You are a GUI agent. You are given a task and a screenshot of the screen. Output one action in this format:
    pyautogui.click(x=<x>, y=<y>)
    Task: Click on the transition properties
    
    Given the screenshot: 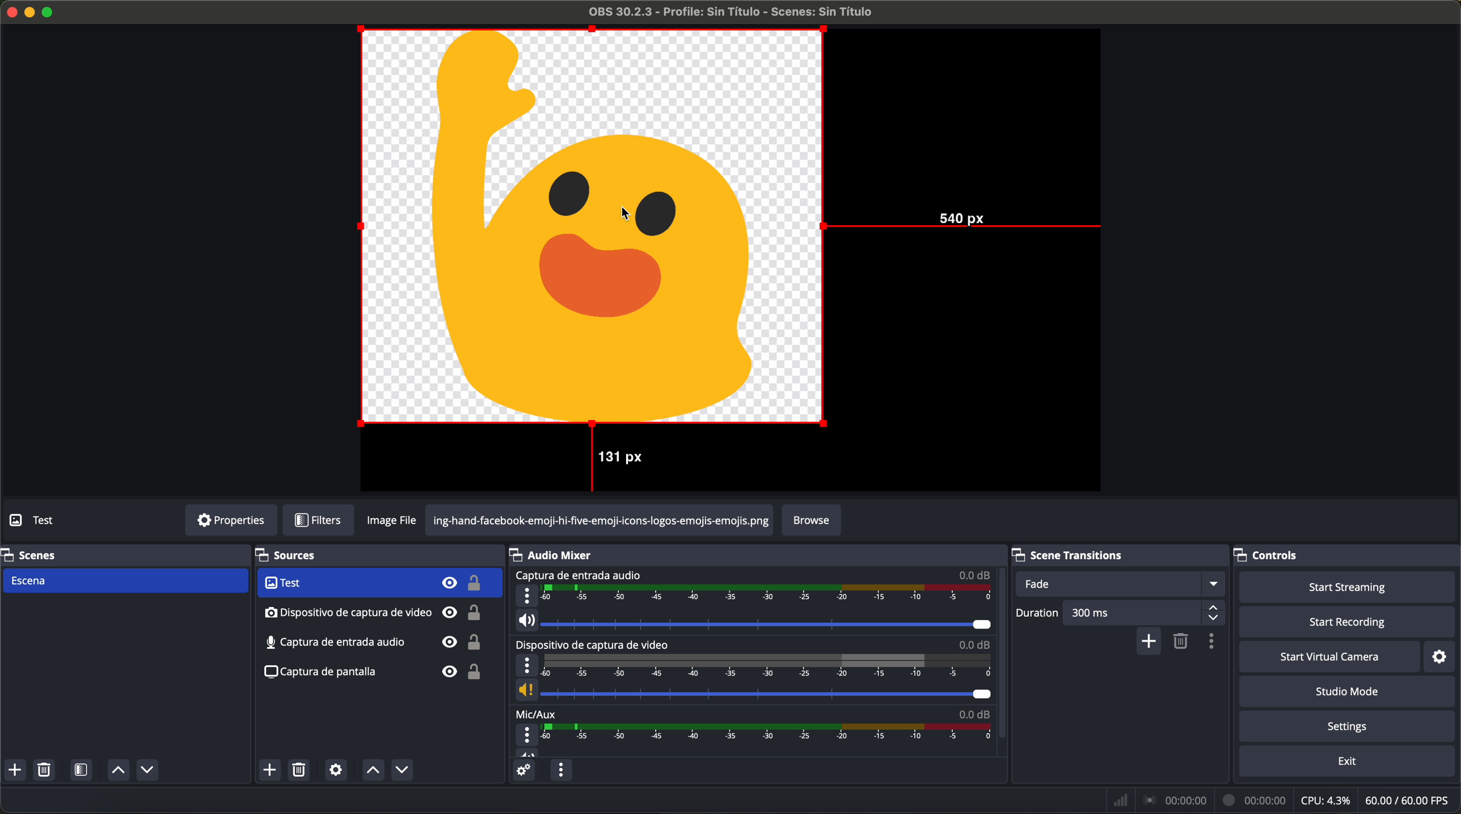 What is the action you would take?
    pyautogui.click(x=1214, y=643)
    